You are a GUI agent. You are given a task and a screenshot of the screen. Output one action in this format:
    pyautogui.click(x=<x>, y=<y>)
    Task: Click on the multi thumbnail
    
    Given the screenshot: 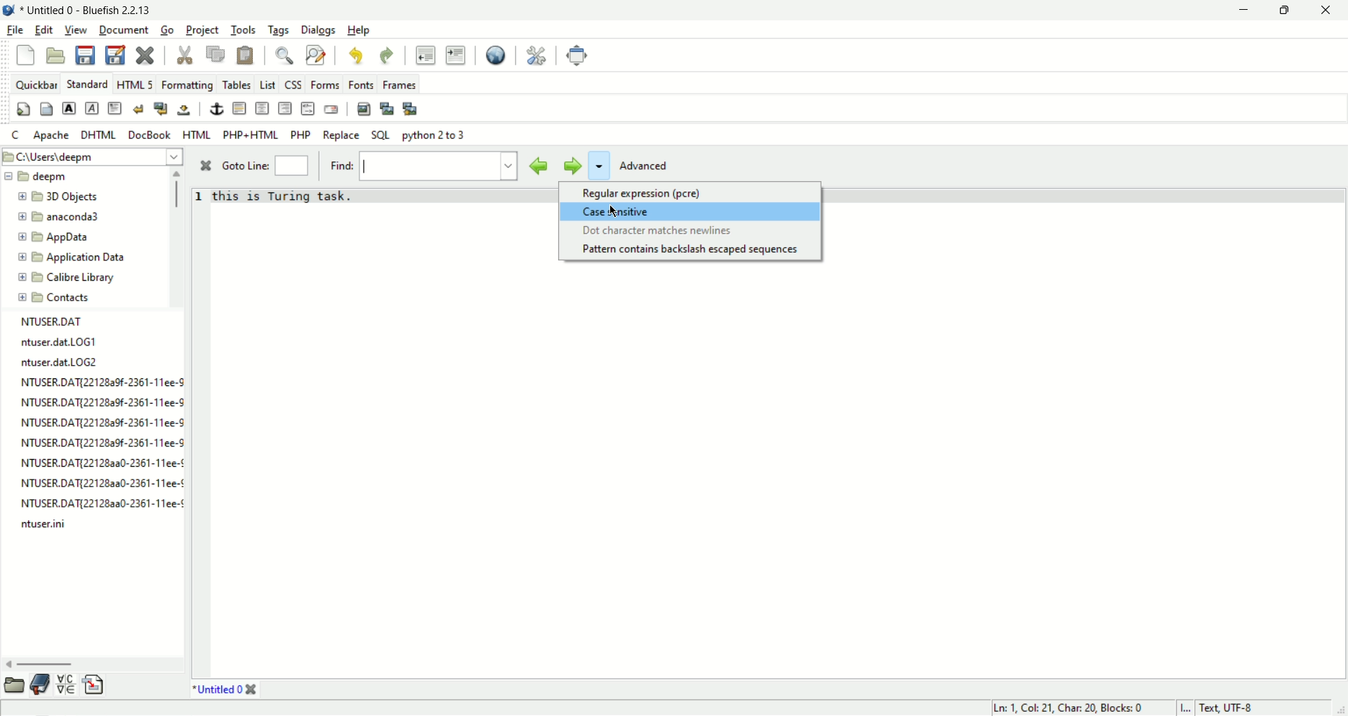 What is the action you would take?
    pyautogui.click(x=411, y=110)
    